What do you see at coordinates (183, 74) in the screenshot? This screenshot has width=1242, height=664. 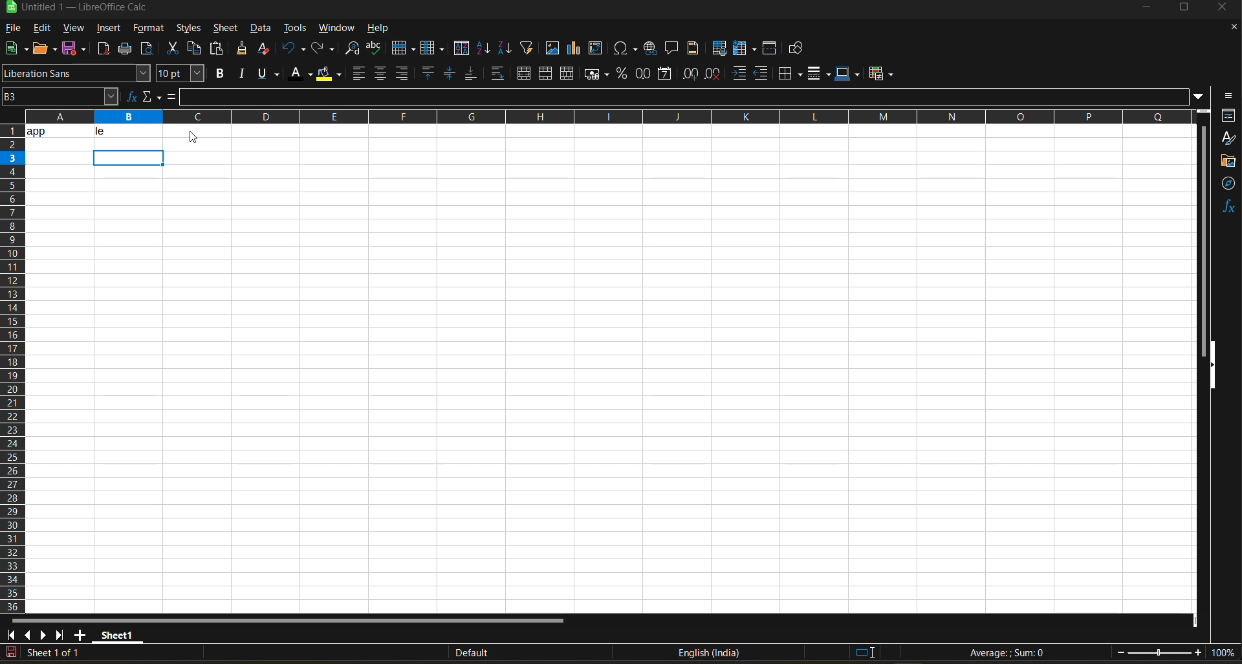 I see `font size` at bounding box center [183, 74].